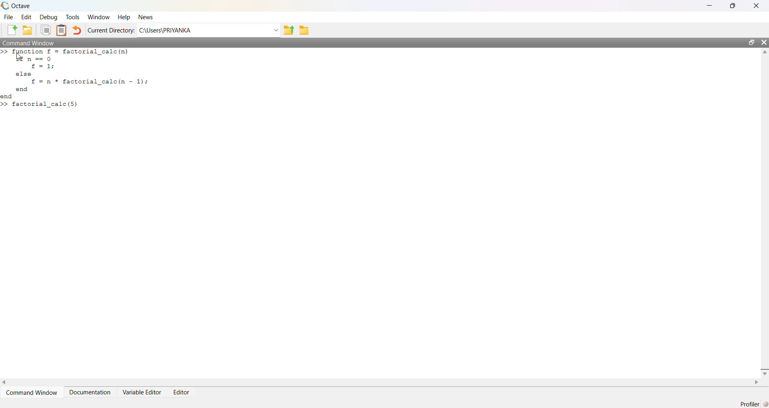  I want to click on logo, so click(6, 6).